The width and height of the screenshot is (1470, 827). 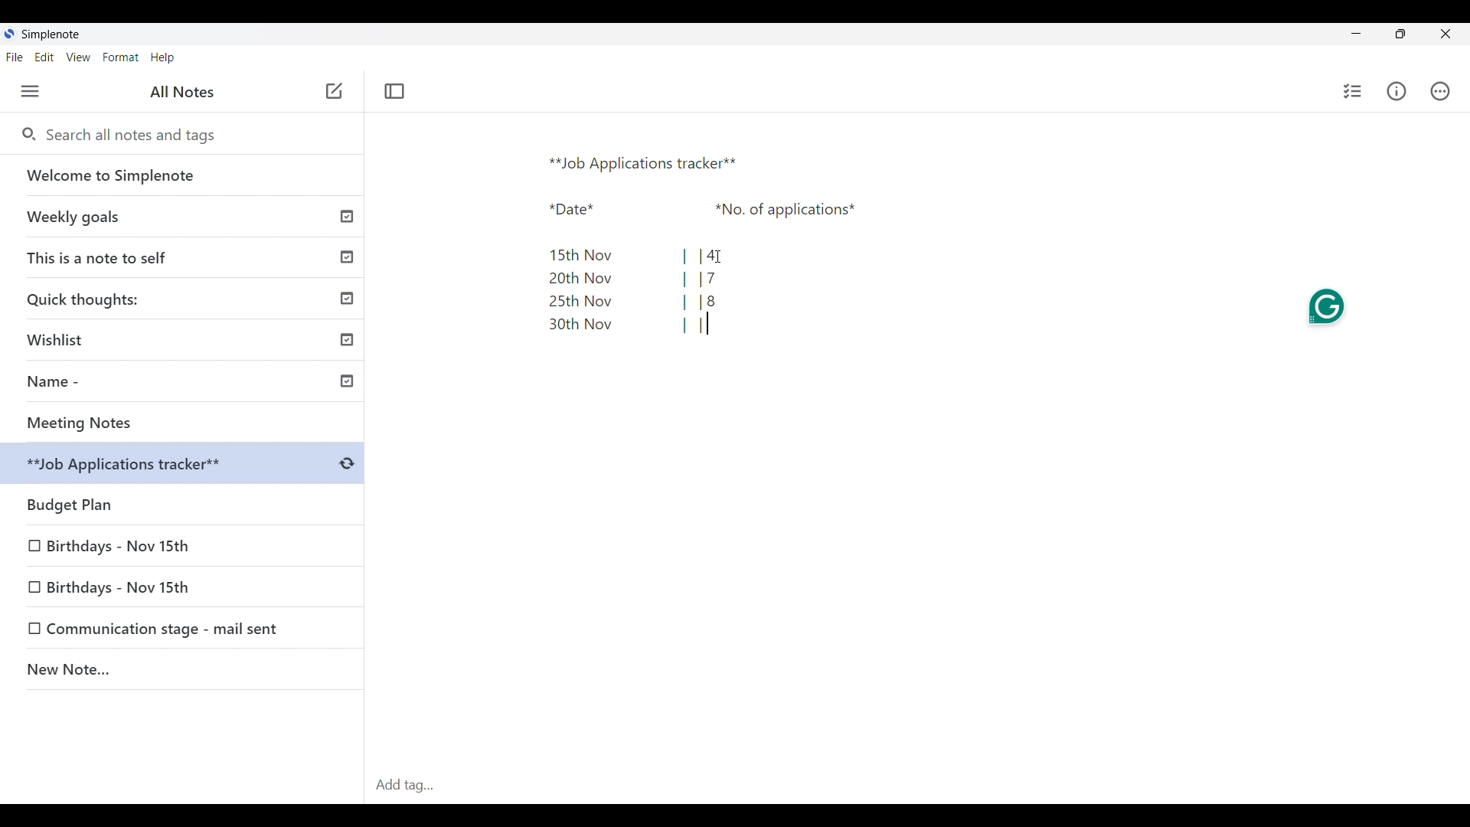 I want to click on Click to type in tag, so click(x=917, y=786).